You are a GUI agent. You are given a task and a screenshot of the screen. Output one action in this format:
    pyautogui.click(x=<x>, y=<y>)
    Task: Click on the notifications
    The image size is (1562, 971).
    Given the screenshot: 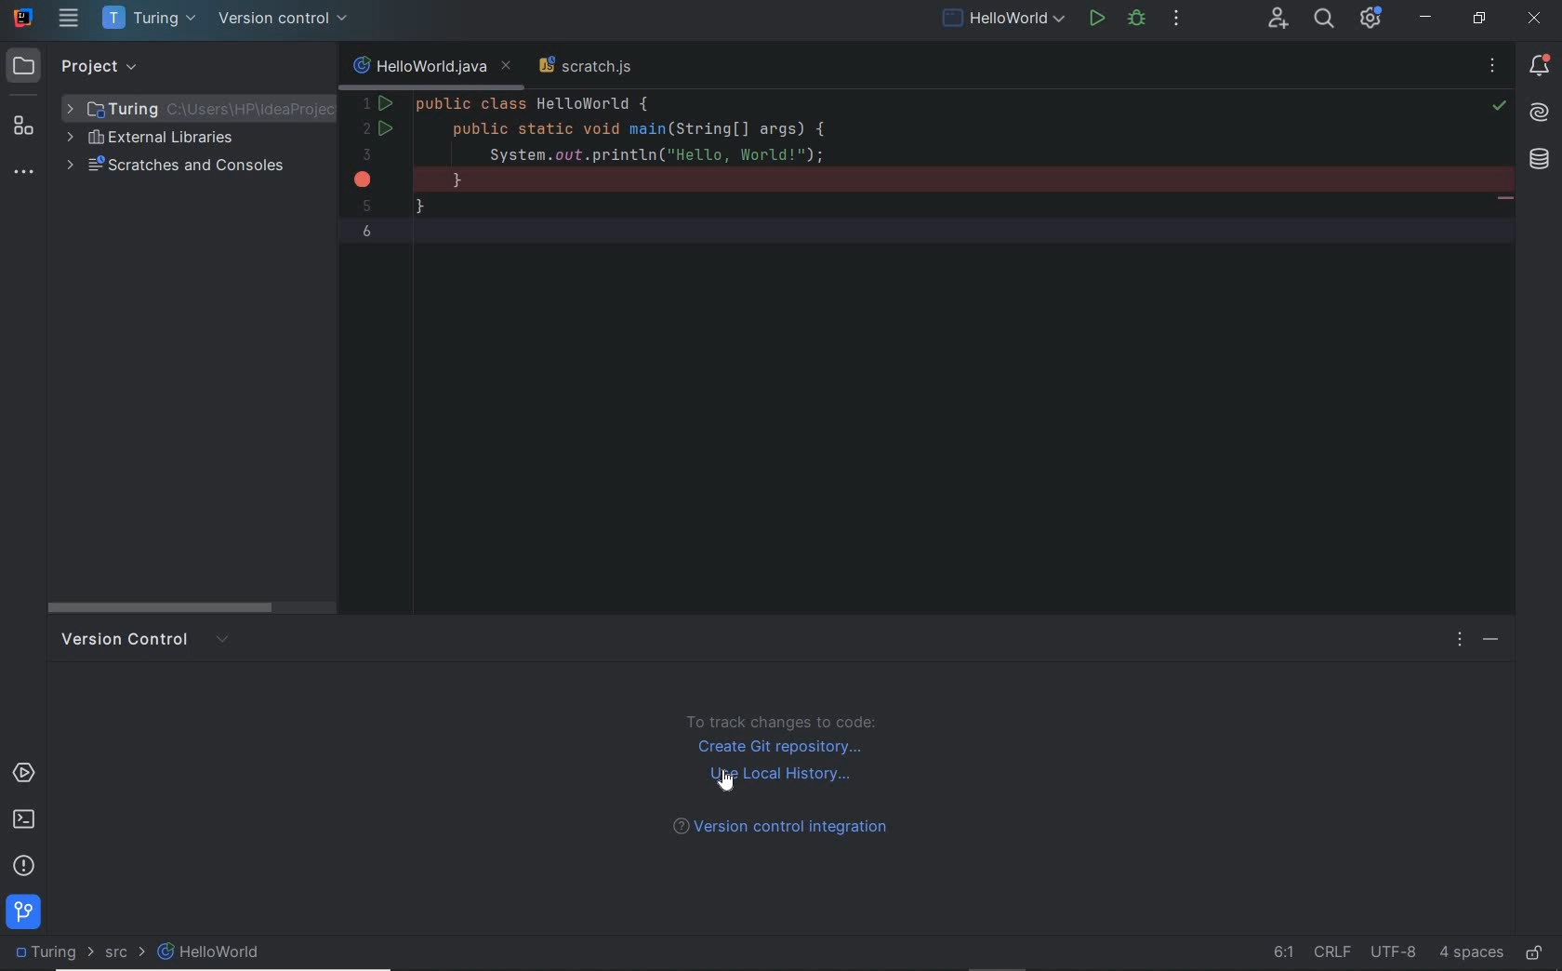 What is the action you would take?
    pyautogui.click(x=1541, y=69)
    